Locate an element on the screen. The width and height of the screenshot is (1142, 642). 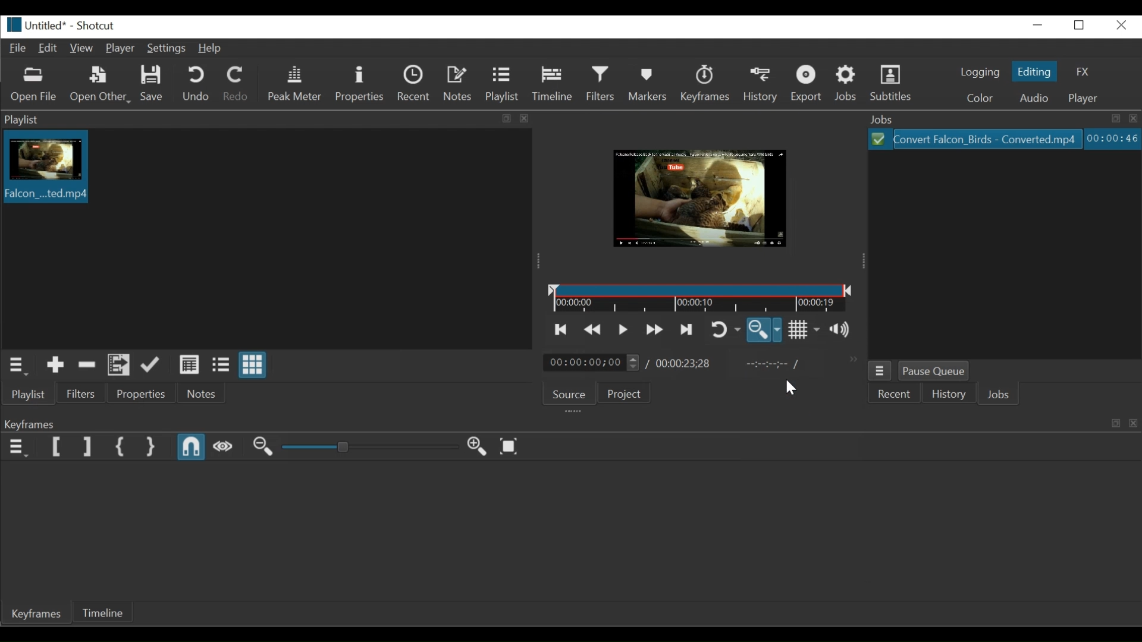
Notes is located at coordinates (199, 392).